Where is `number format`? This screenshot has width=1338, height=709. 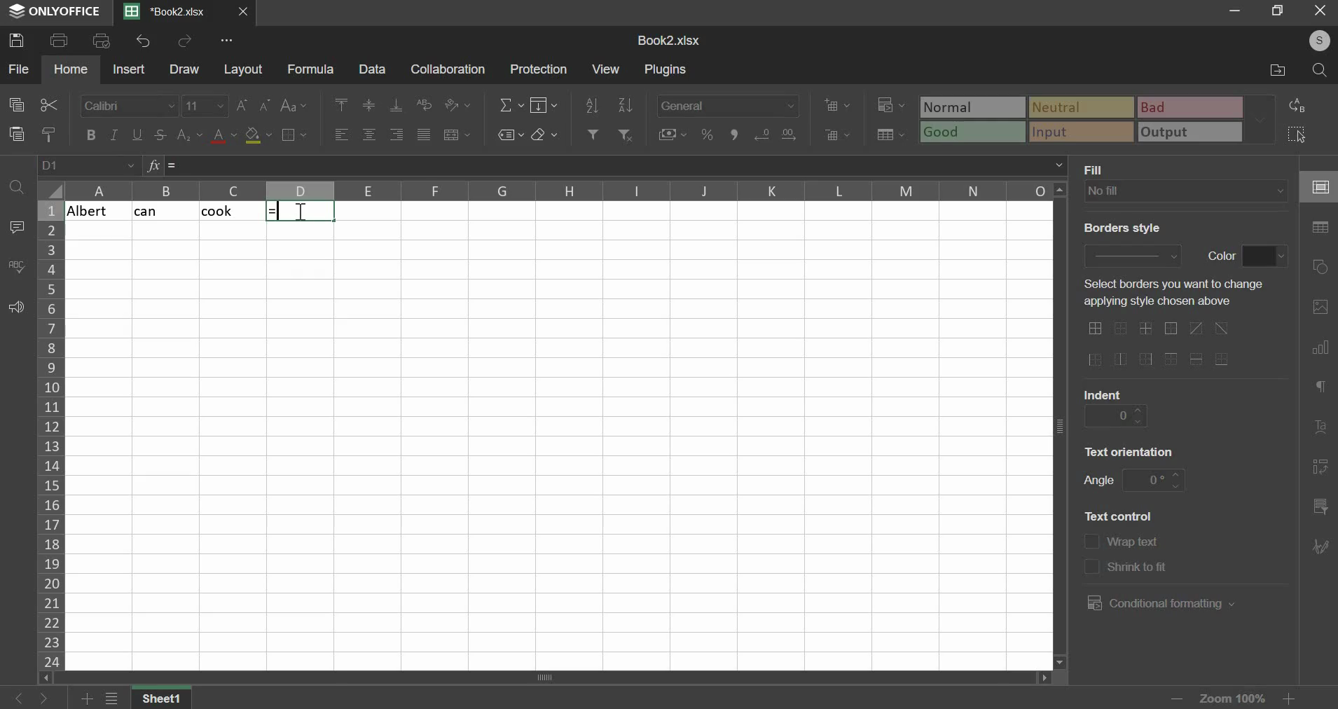 number format is located at coordinates (728, 104).